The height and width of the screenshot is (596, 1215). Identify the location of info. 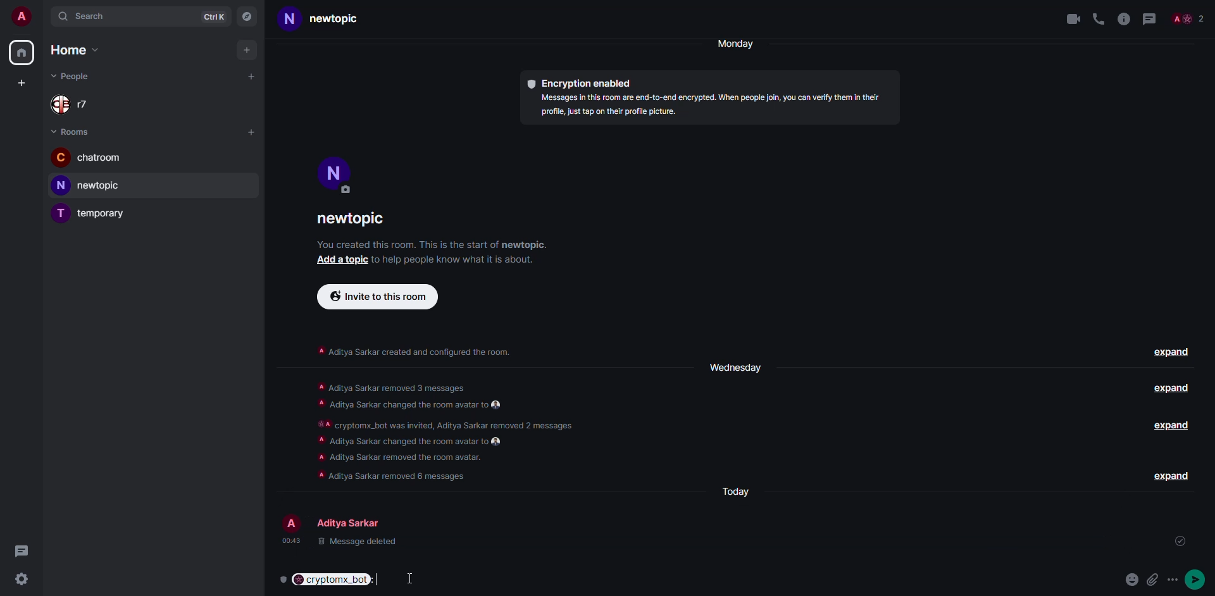
(414, 350).